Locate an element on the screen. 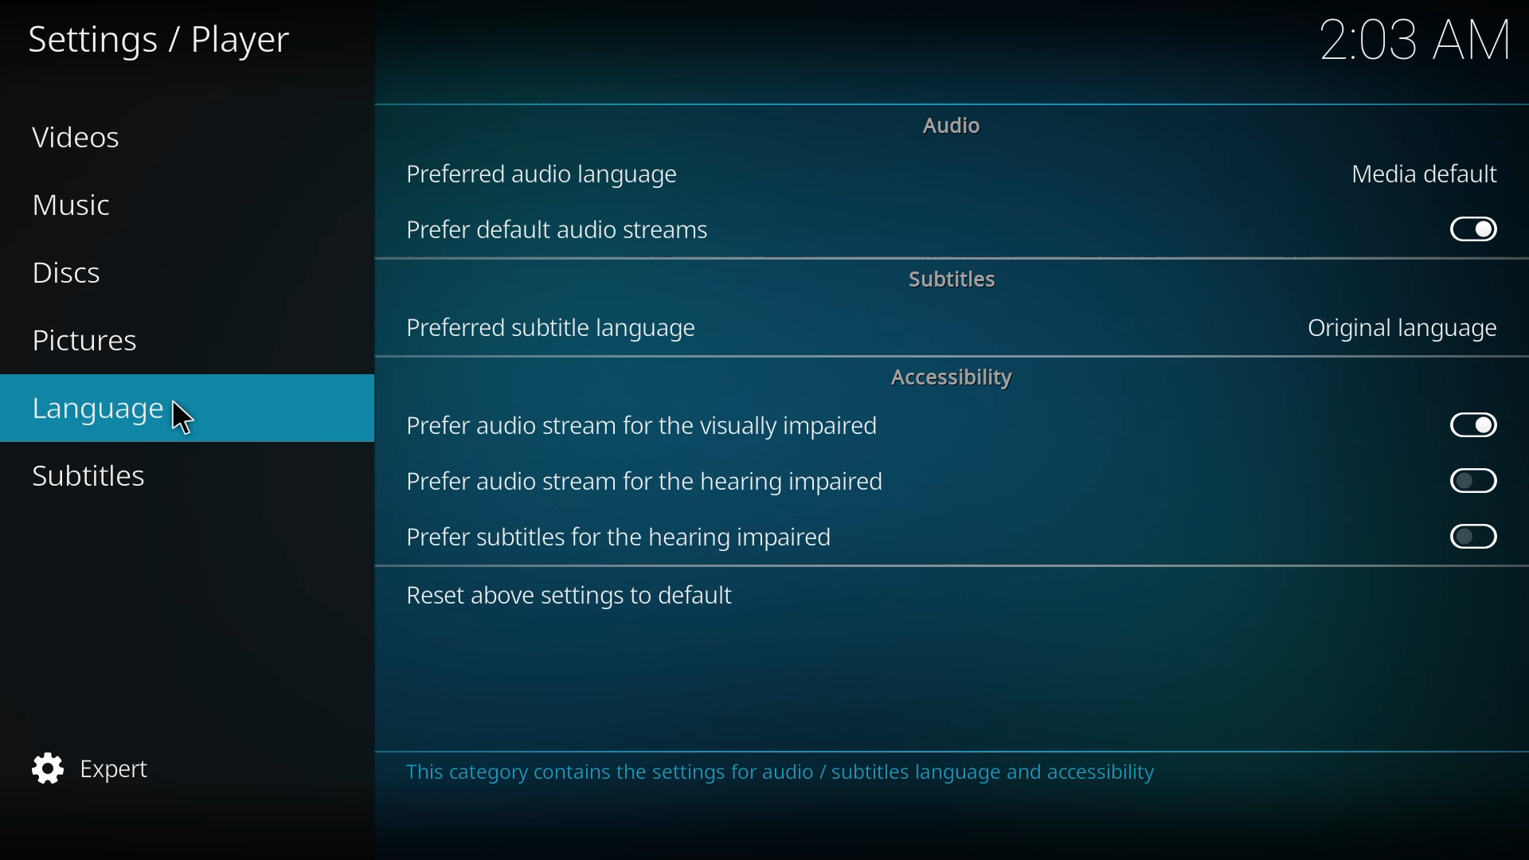 The width and height of the screenshot is (1529, 860). media default is located at coordinates (1427, 175).